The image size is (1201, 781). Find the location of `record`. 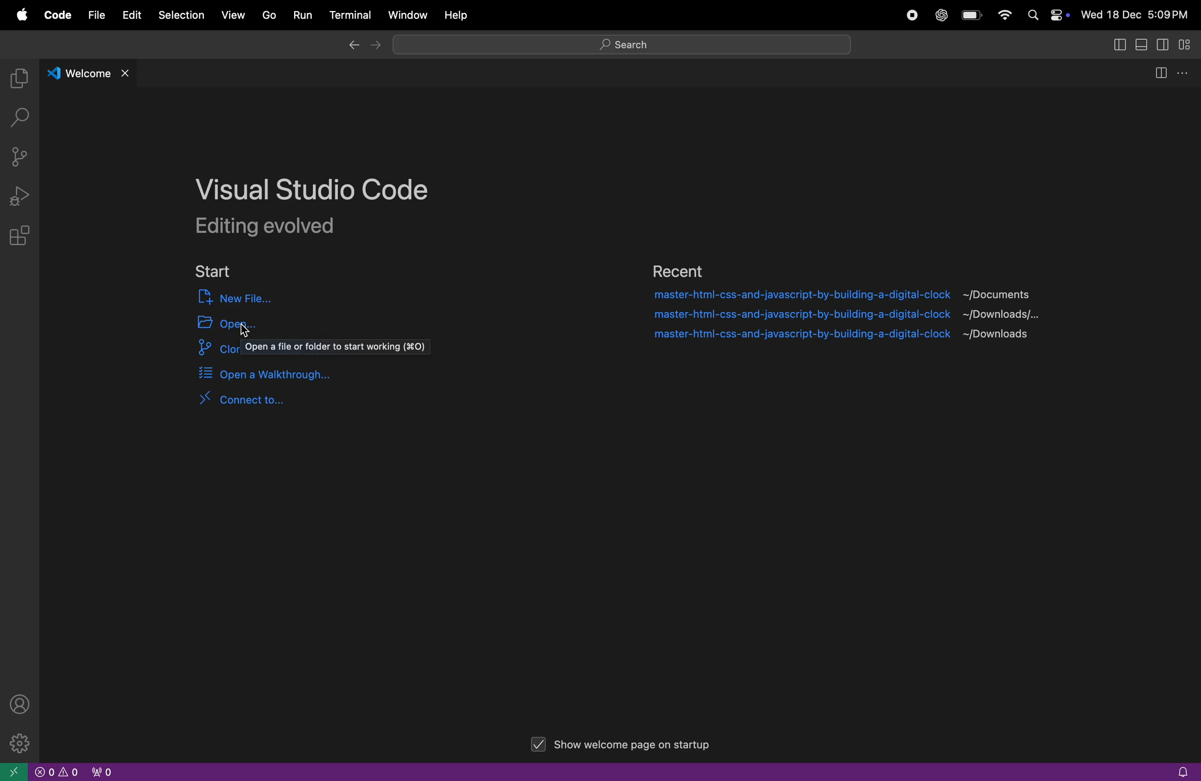

record is located at coordinates (910, 16).